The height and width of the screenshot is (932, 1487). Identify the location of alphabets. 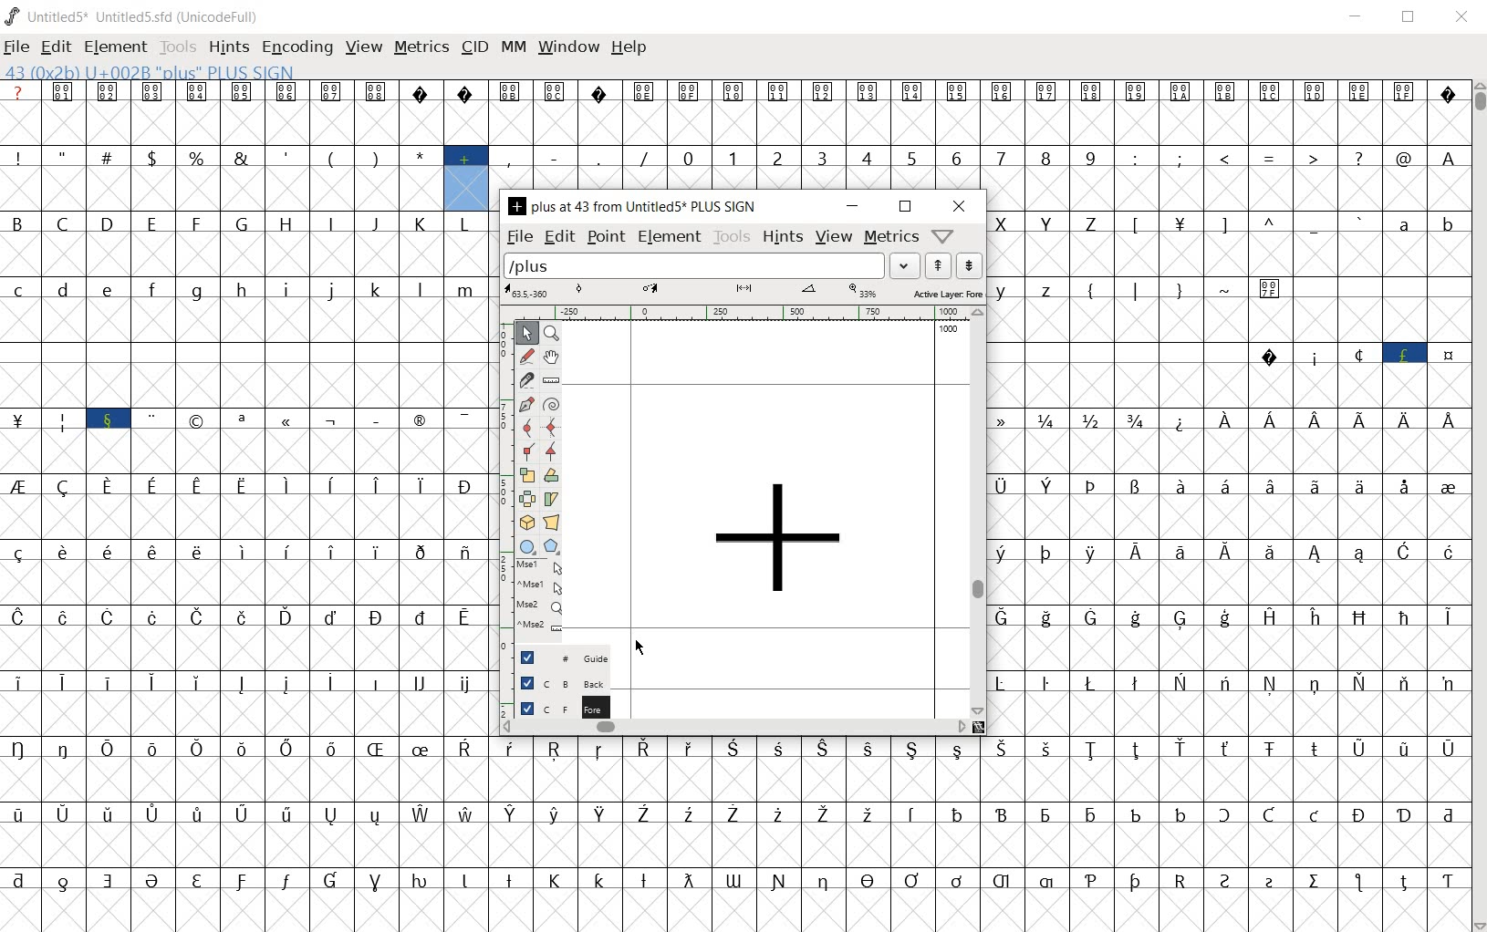
(1051, 245).